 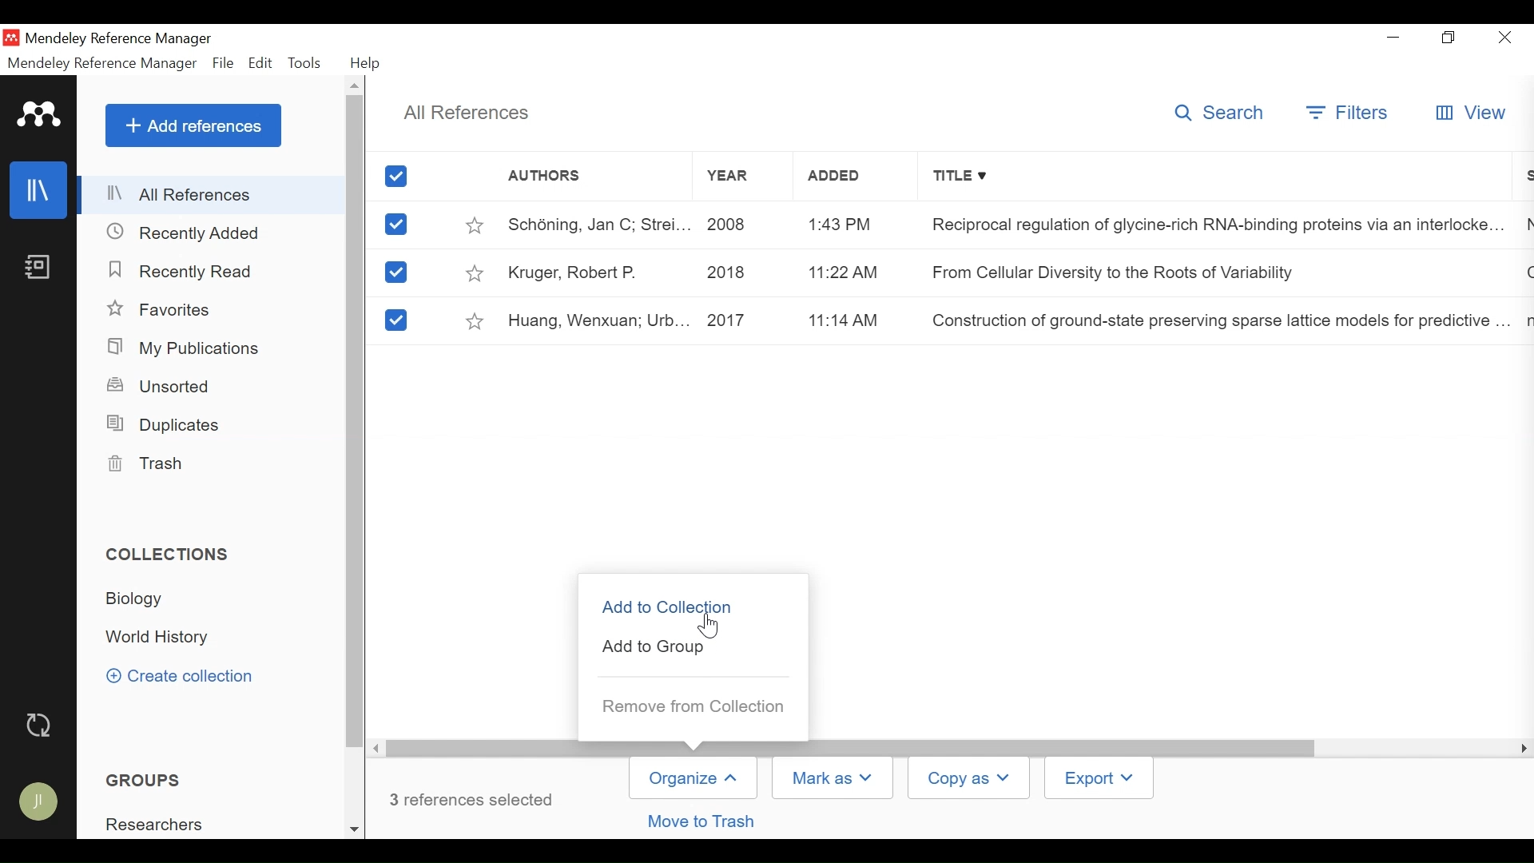 I want to click on Move To trash, so click(x=699, y=822).